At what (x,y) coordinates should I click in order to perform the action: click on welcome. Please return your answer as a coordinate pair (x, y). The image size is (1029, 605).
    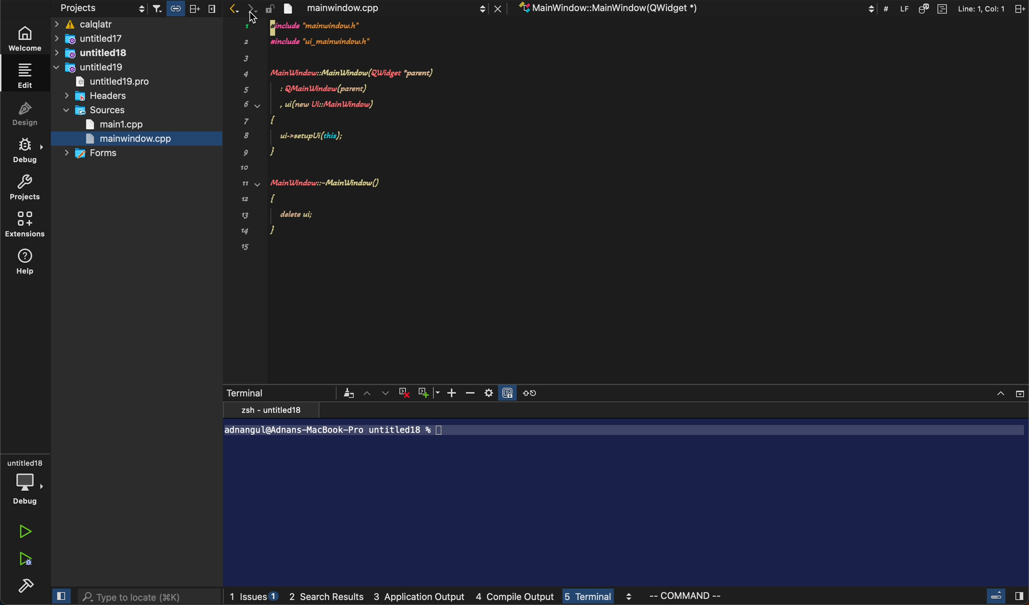
    Looking at the image, I should click on (29, 38).